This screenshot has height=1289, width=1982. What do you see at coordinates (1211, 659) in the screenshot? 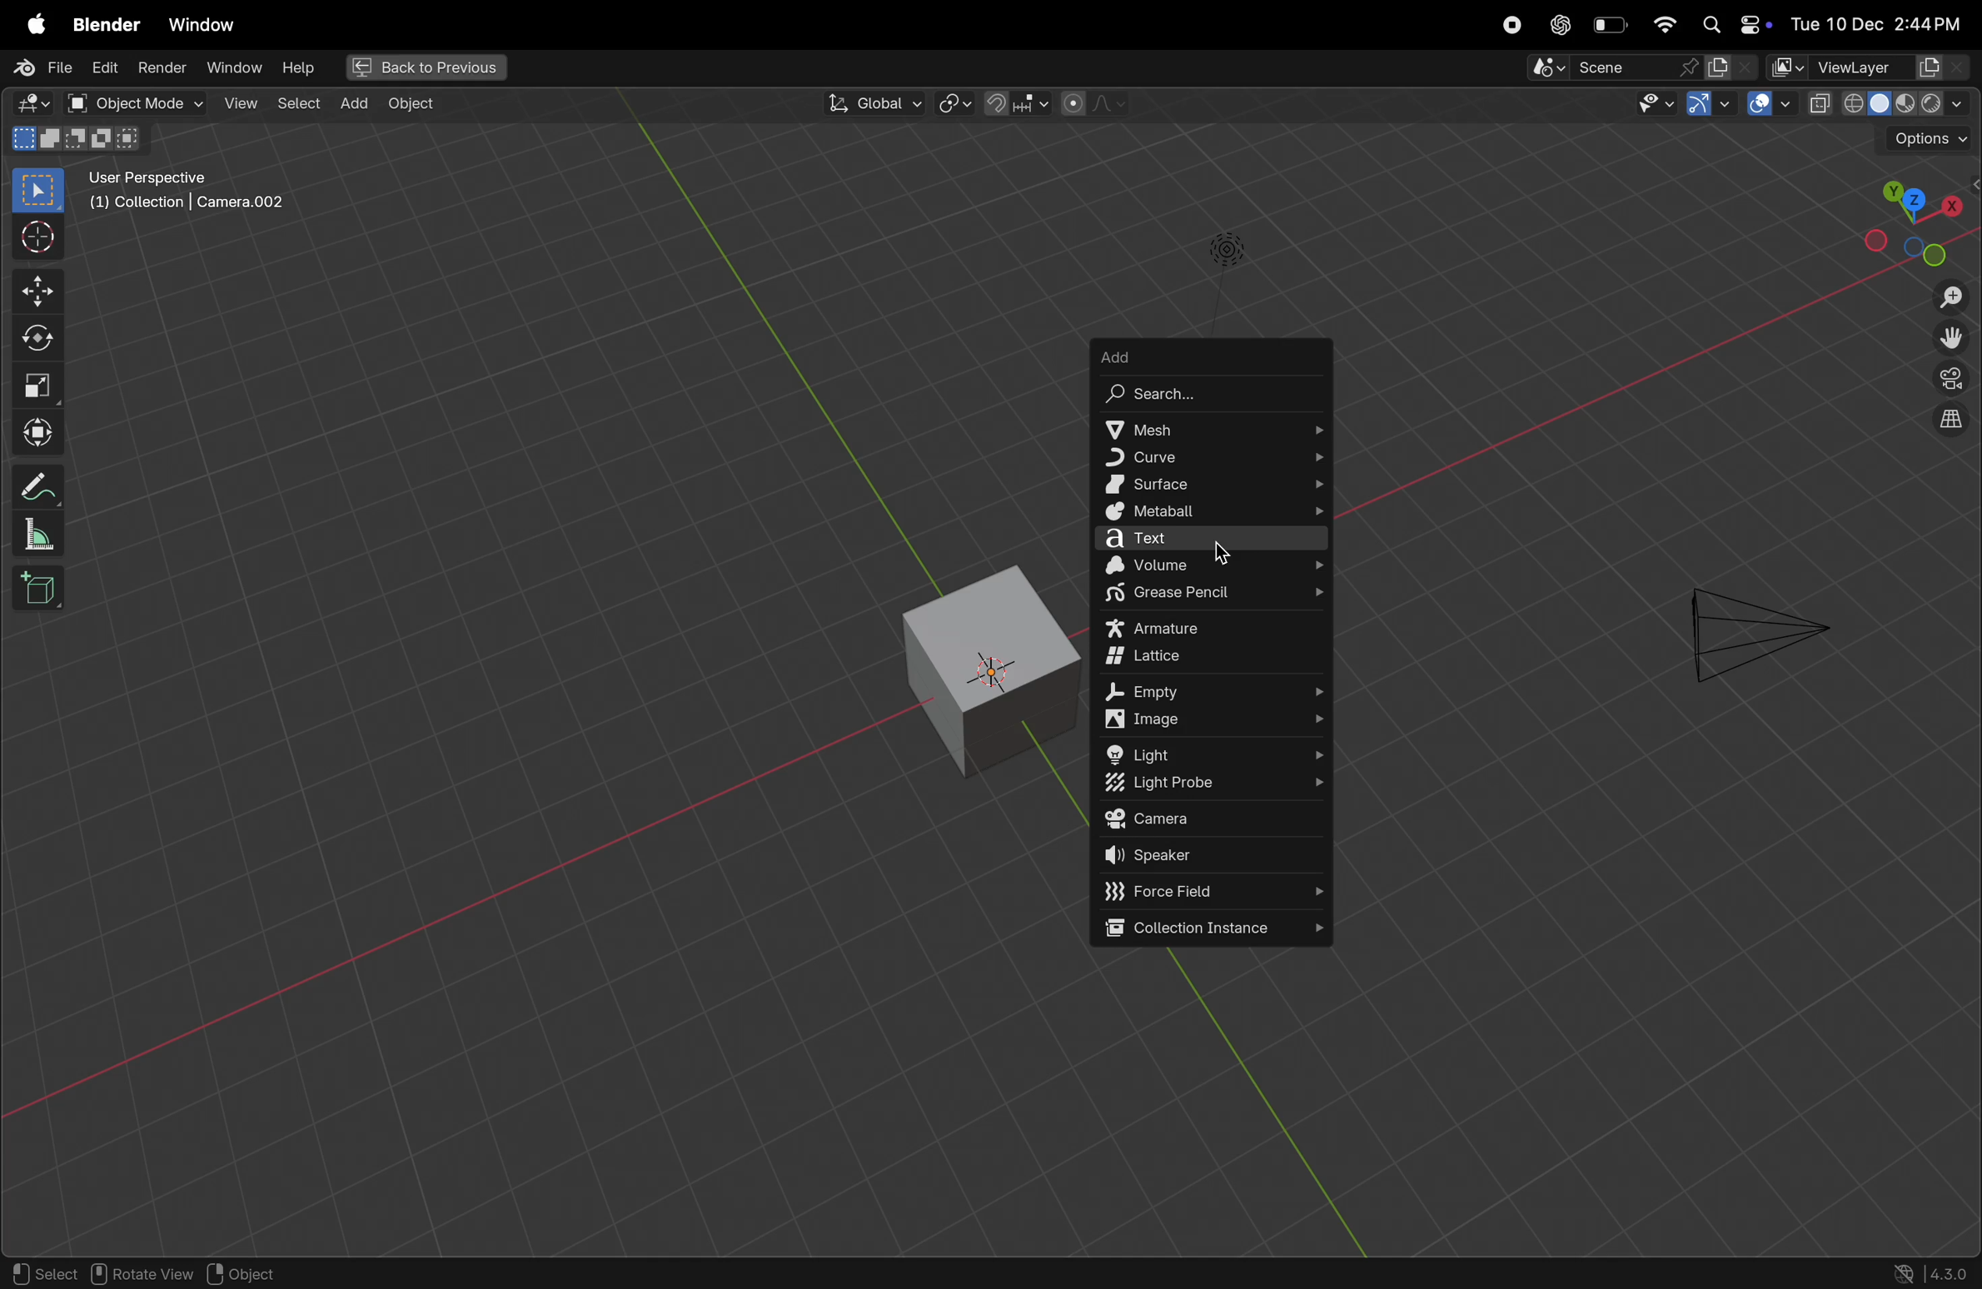
I see `lattice` at bounding box center [1211, 659].